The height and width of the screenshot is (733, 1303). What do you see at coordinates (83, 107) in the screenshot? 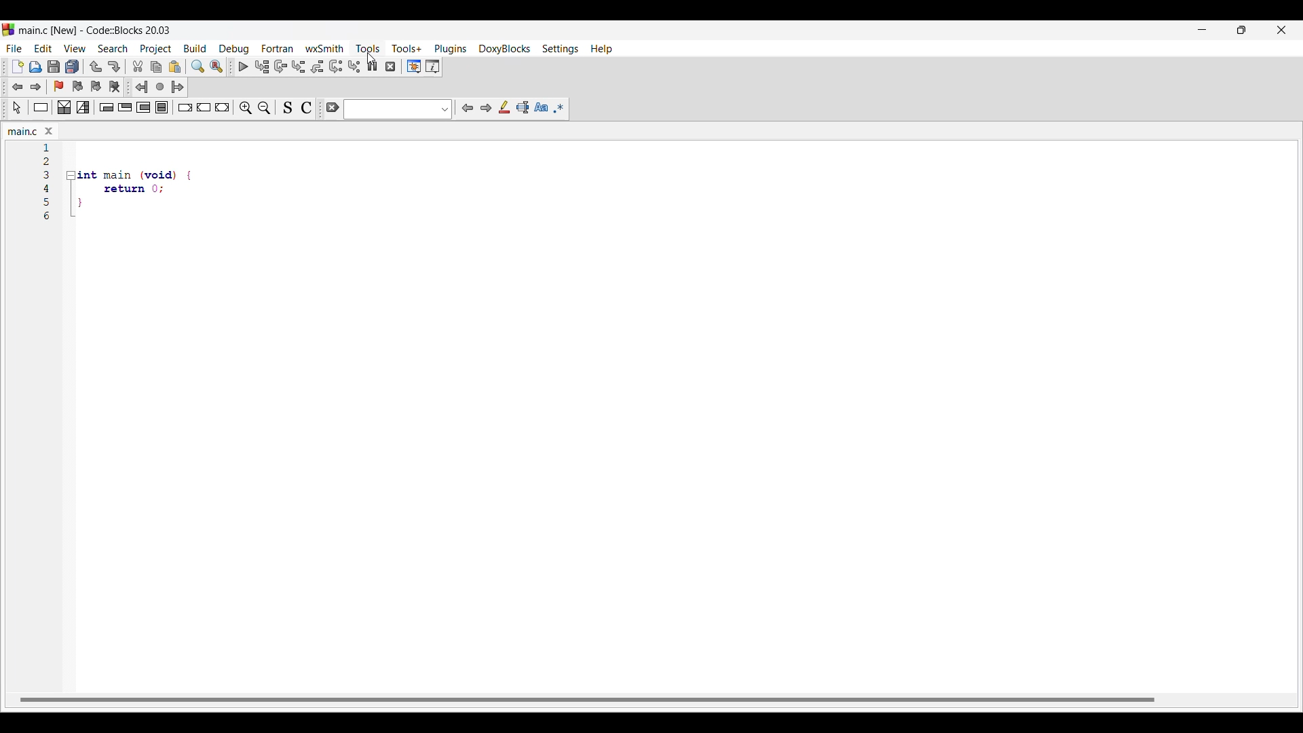
I see `Selection` at bounding box center [83, 107].